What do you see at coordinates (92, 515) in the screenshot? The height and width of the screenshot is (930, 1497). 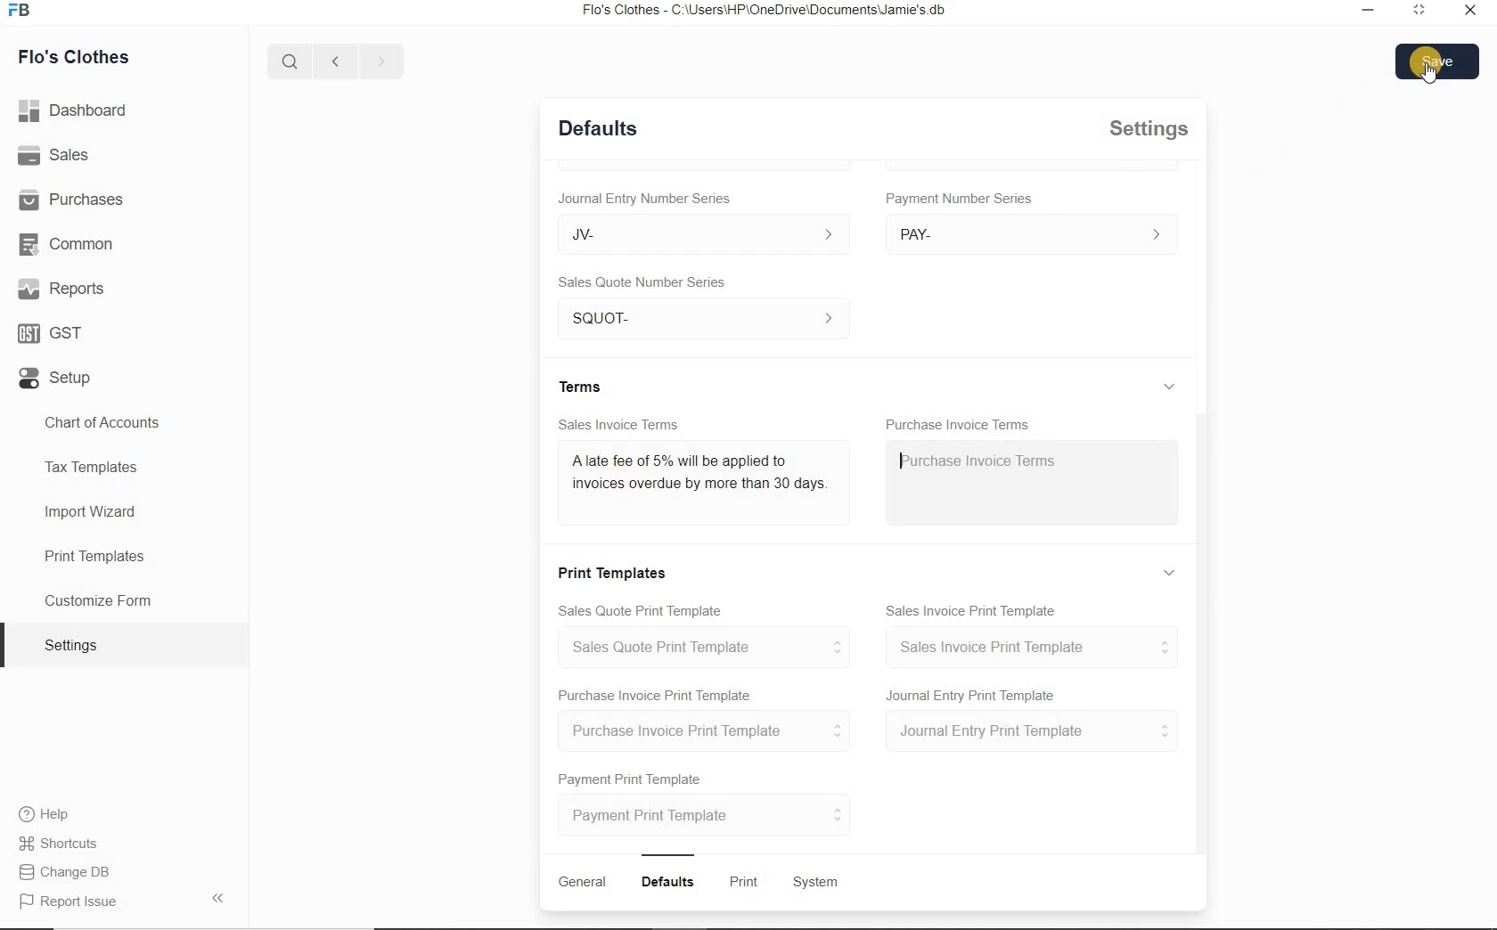 I see `Import Wizard` at bounding box center [92, 515].